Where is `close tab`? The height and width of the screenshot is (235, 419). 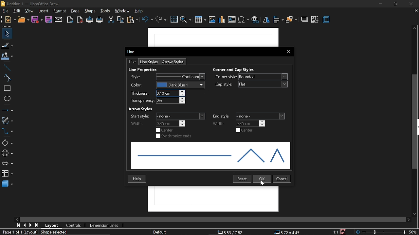
close tab is located at coordinates (416, 11).